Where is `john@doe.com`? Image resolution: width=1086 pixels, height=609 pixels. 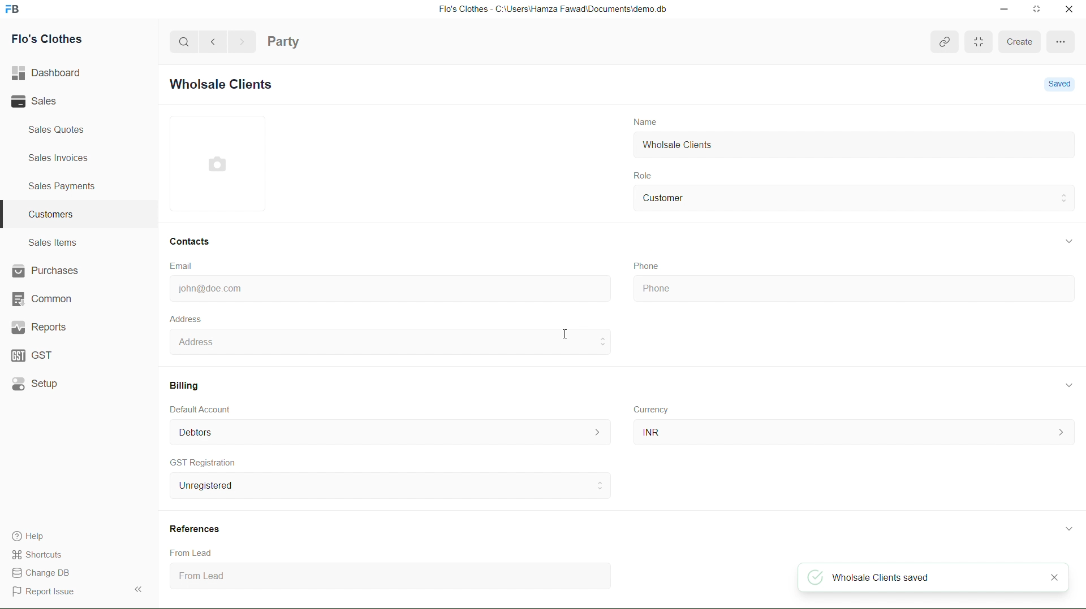 john@doe.com is located at coordinates (210, 289).